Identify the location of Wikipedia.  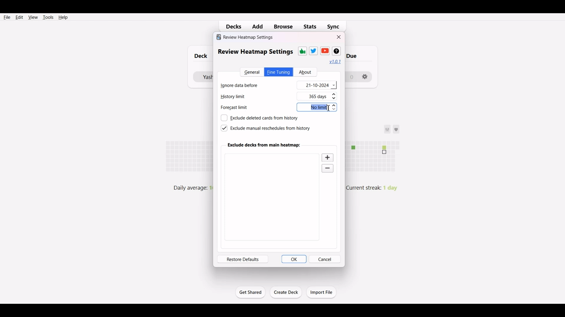
(336, 51).